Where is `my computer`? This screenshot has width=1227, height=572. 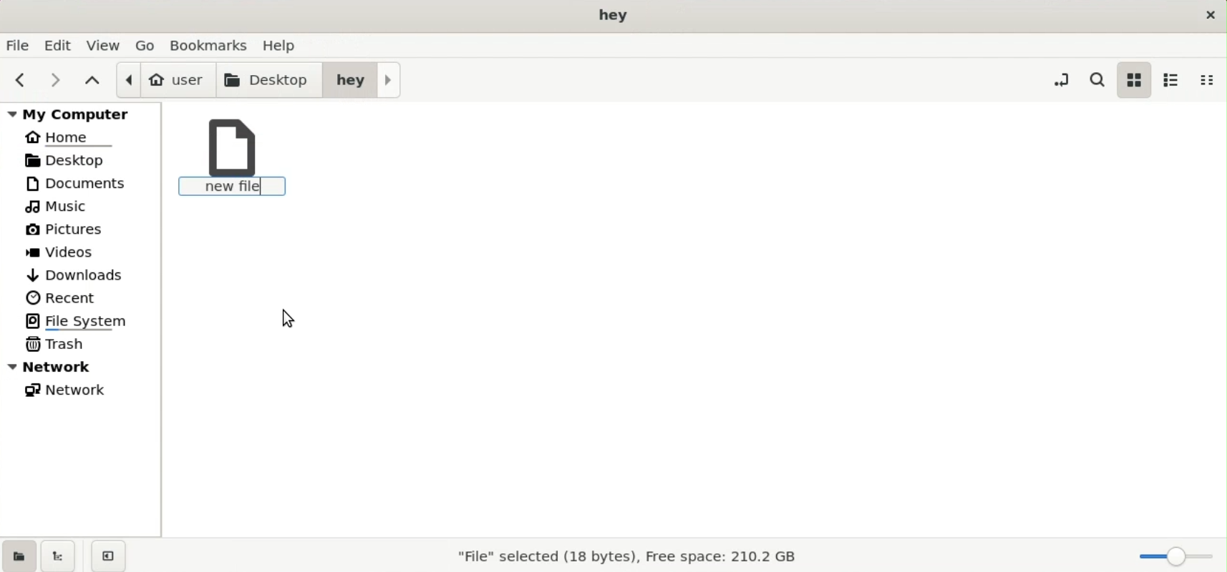
my computer is located at coordinates (84, 113).